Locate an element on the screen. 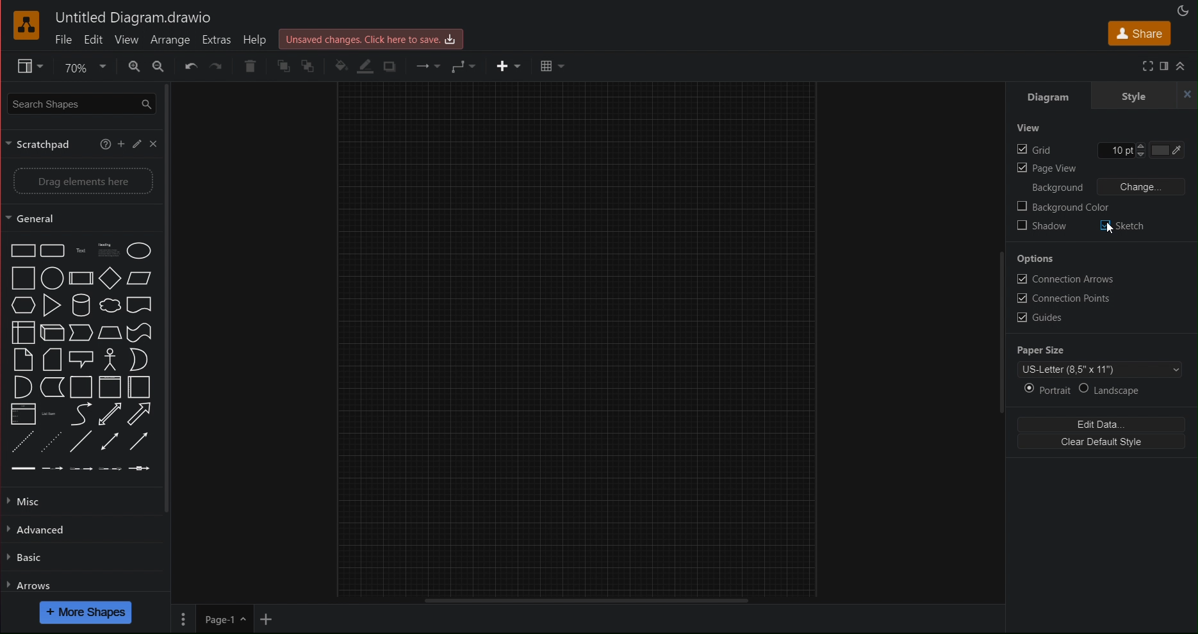  Search Shapes is located at coordinates (79, 106).